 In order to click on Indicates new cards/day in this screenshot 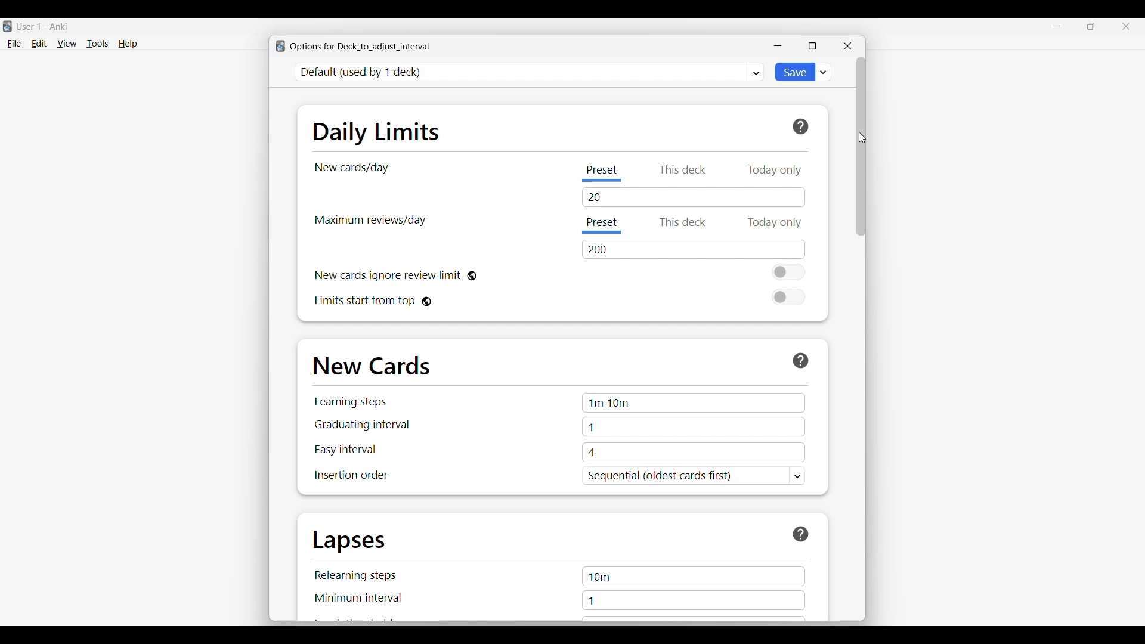, I will do `click(352, 168)`.